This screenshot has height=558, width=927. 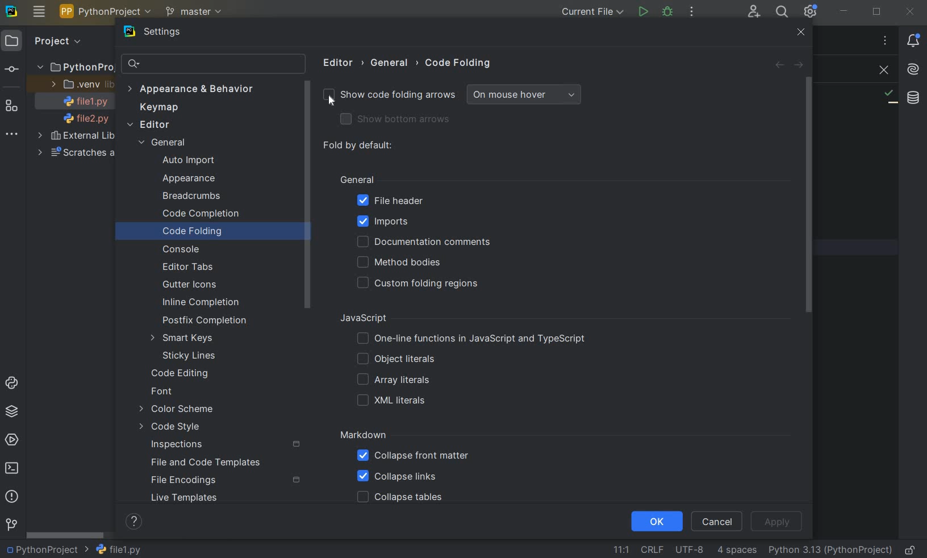 I want to click on SMART KEYS, so click(x=185, y=339).